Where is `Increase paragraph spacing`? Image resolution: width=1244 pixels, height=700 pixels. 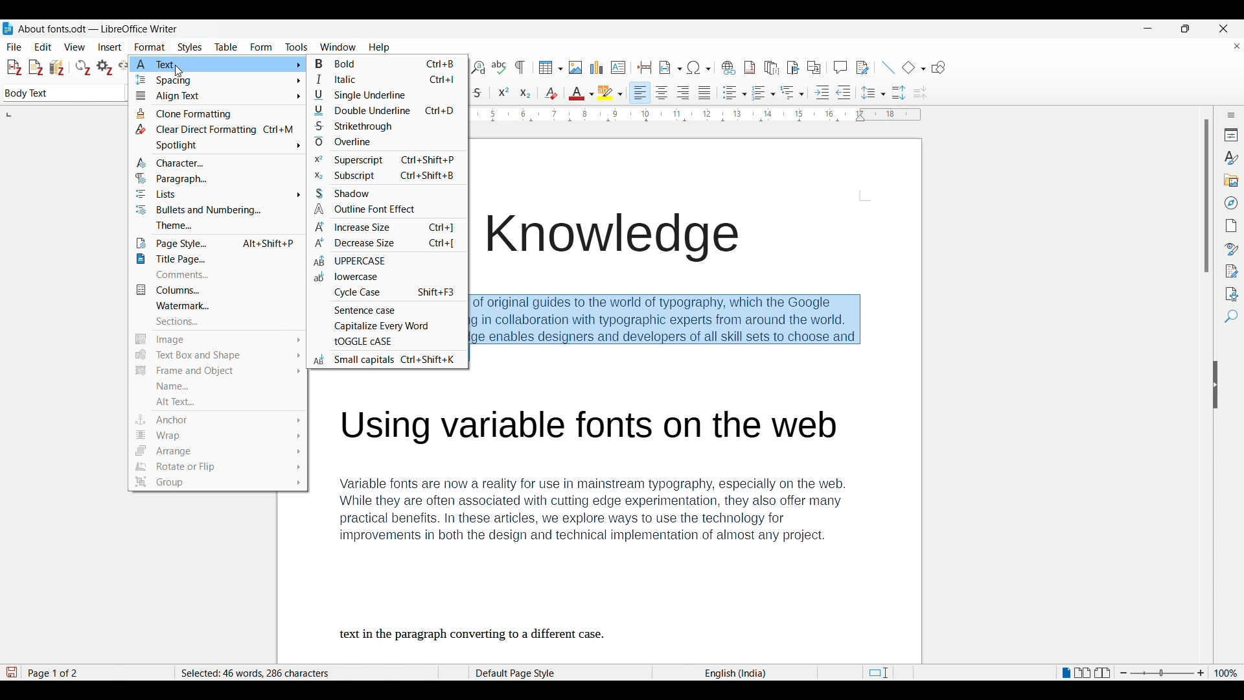
Increase paragraph spacing is located at coordinates (899, 93).